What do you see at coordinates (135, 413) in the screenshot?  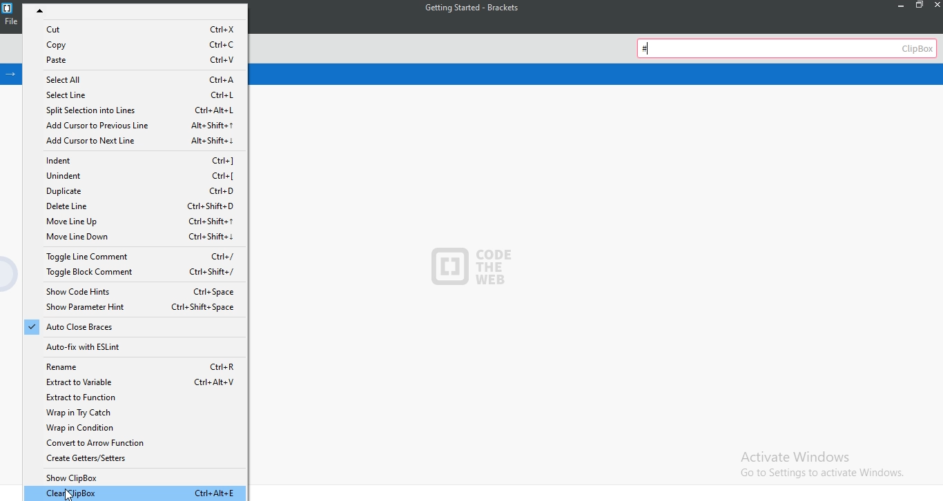 I see `Wrap in Try Catch` at bounding box center [135, 413].